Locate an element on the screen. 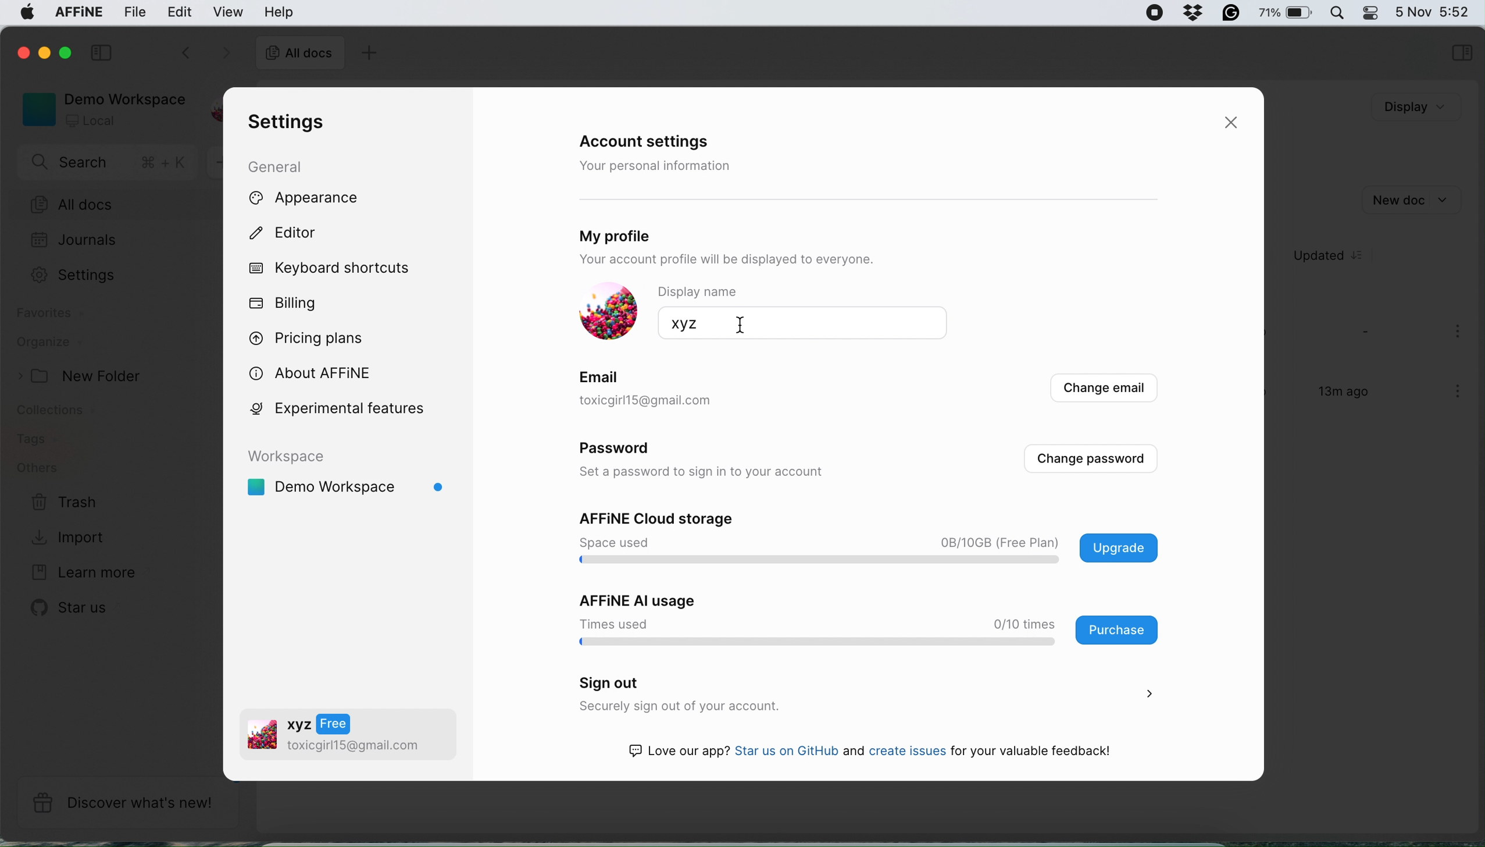  journals is located at coordinates (74, 241).